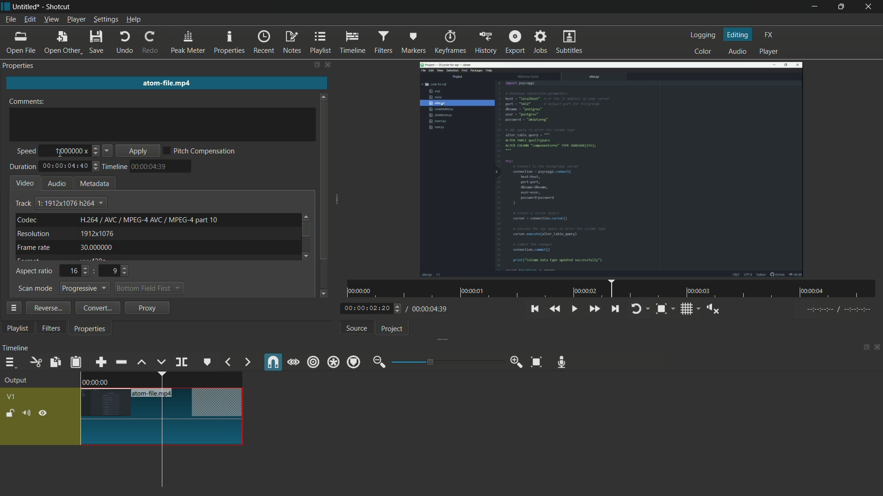  What do you see at coordinates (48, 308) in the screenshot?
I see `reverse` at bounding box center [48, 308].